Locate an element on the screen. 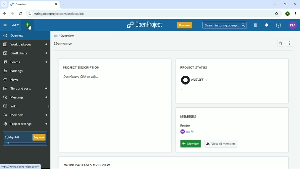  dd is located at coordinates (15, 26).